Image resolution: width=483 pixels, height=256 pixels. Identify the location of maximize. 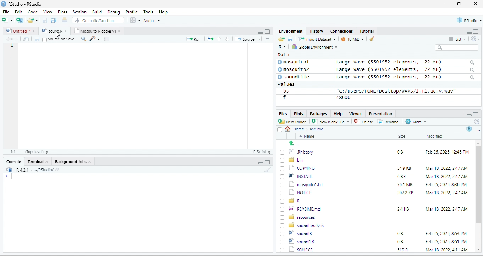
(461, 4).